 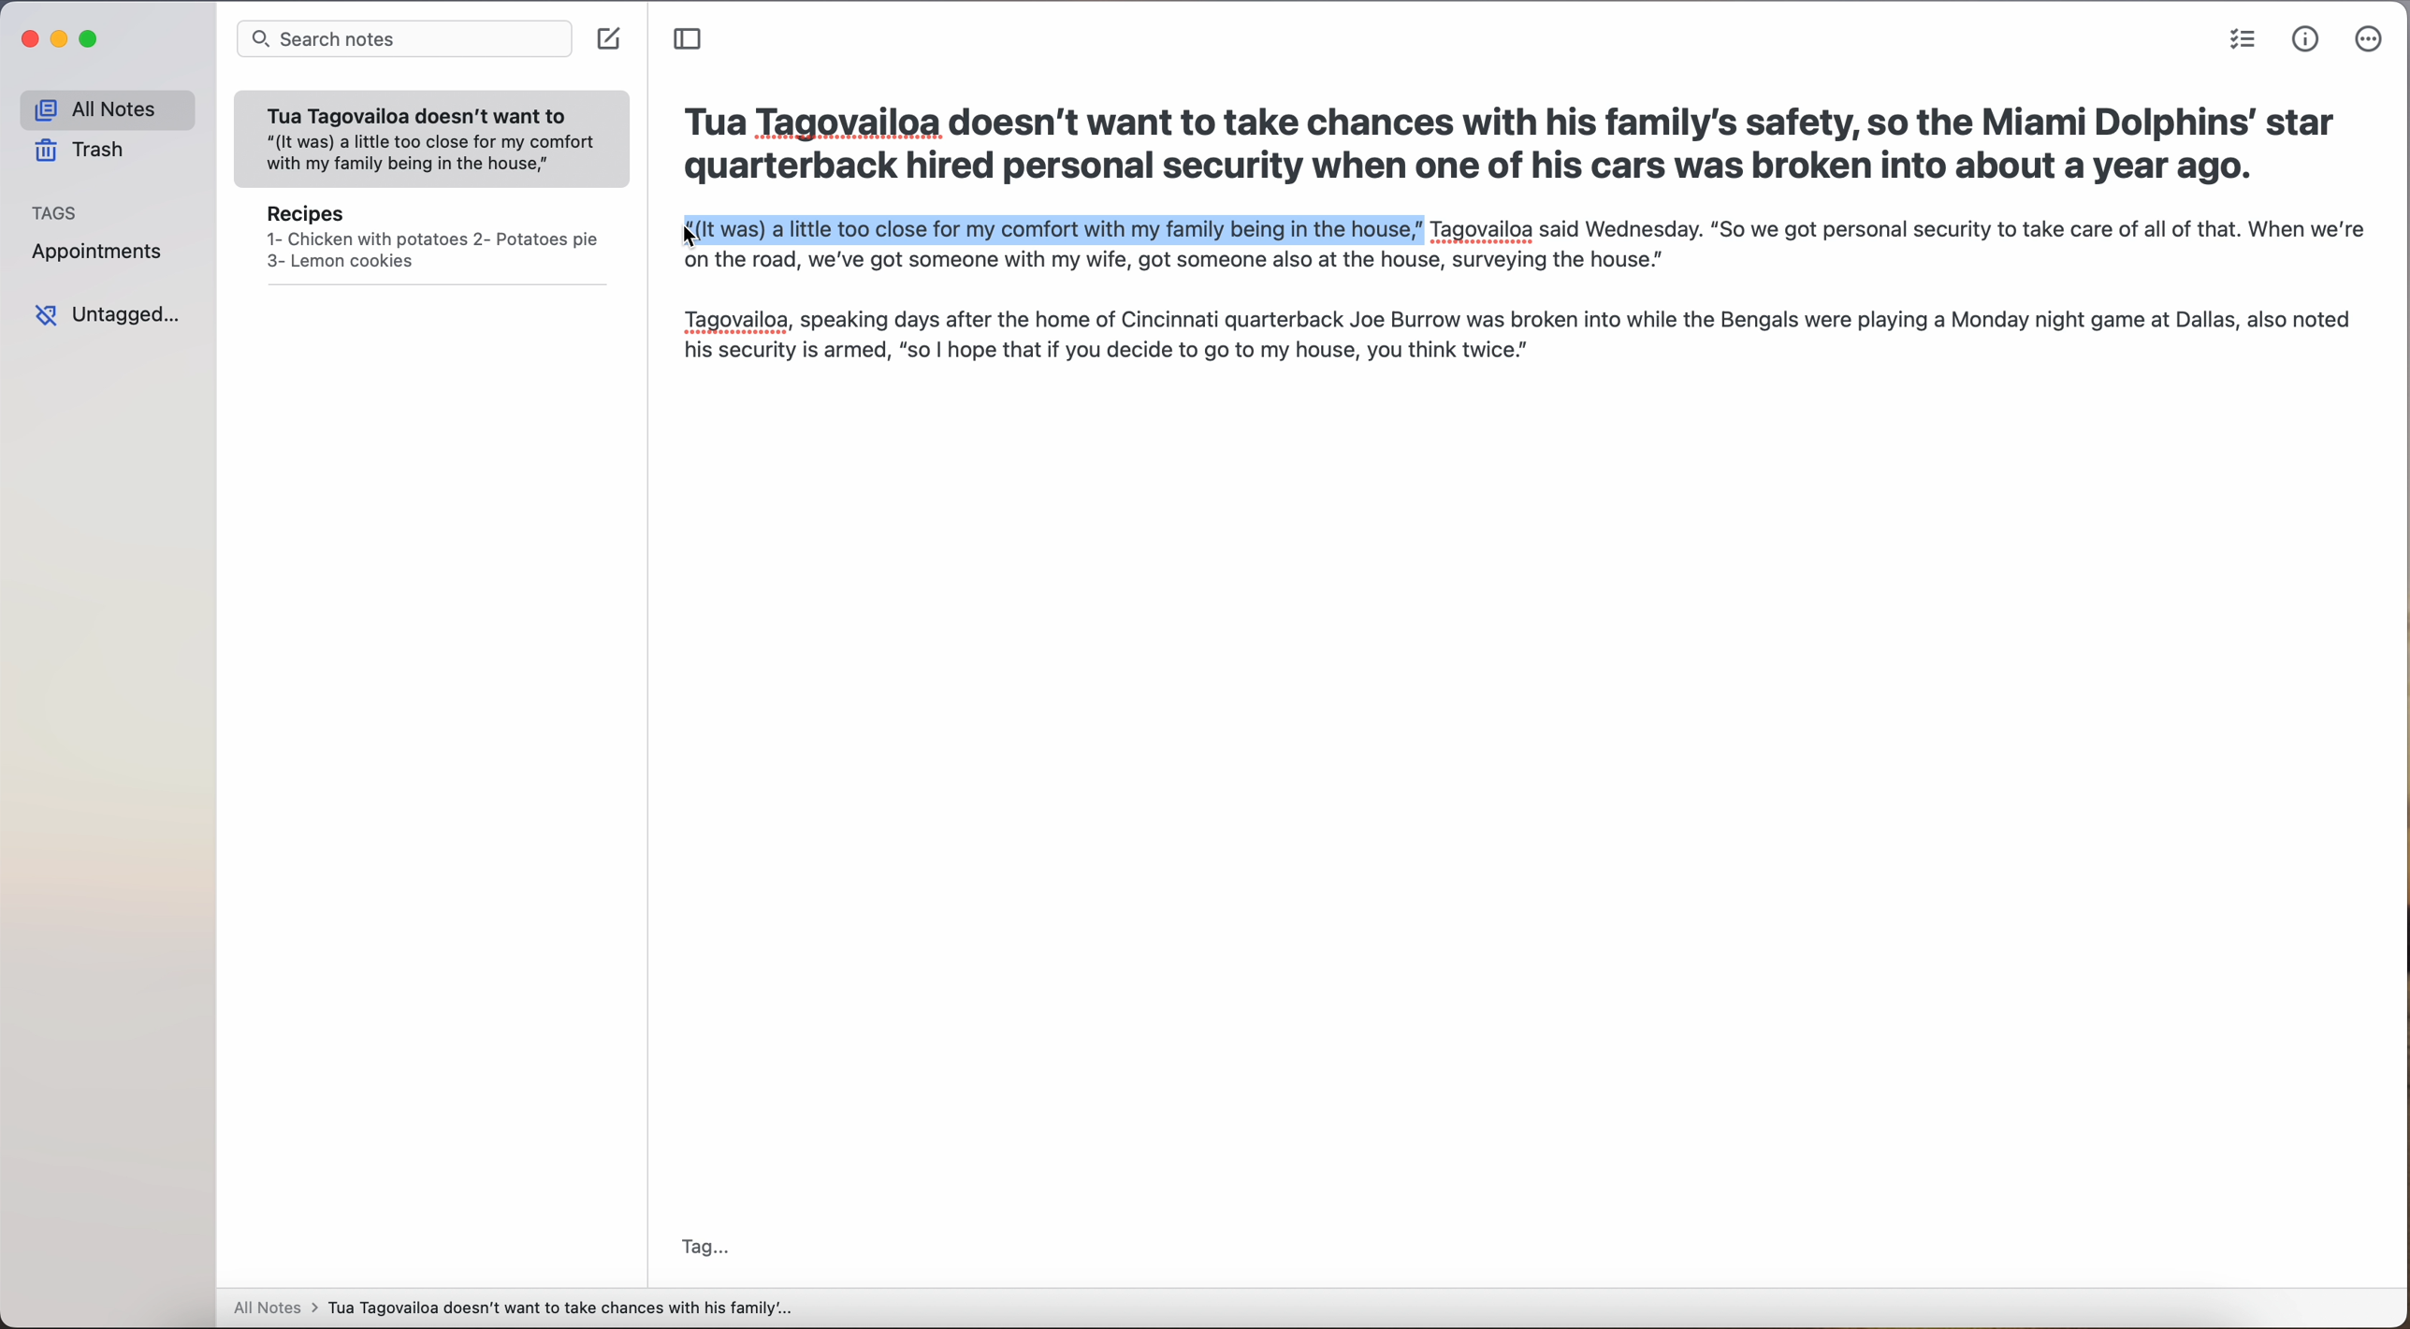 What do you see at coordinates (89, 38) in the screenshot?
I see `maximize Simplenote` at bounding box center [89, 38].